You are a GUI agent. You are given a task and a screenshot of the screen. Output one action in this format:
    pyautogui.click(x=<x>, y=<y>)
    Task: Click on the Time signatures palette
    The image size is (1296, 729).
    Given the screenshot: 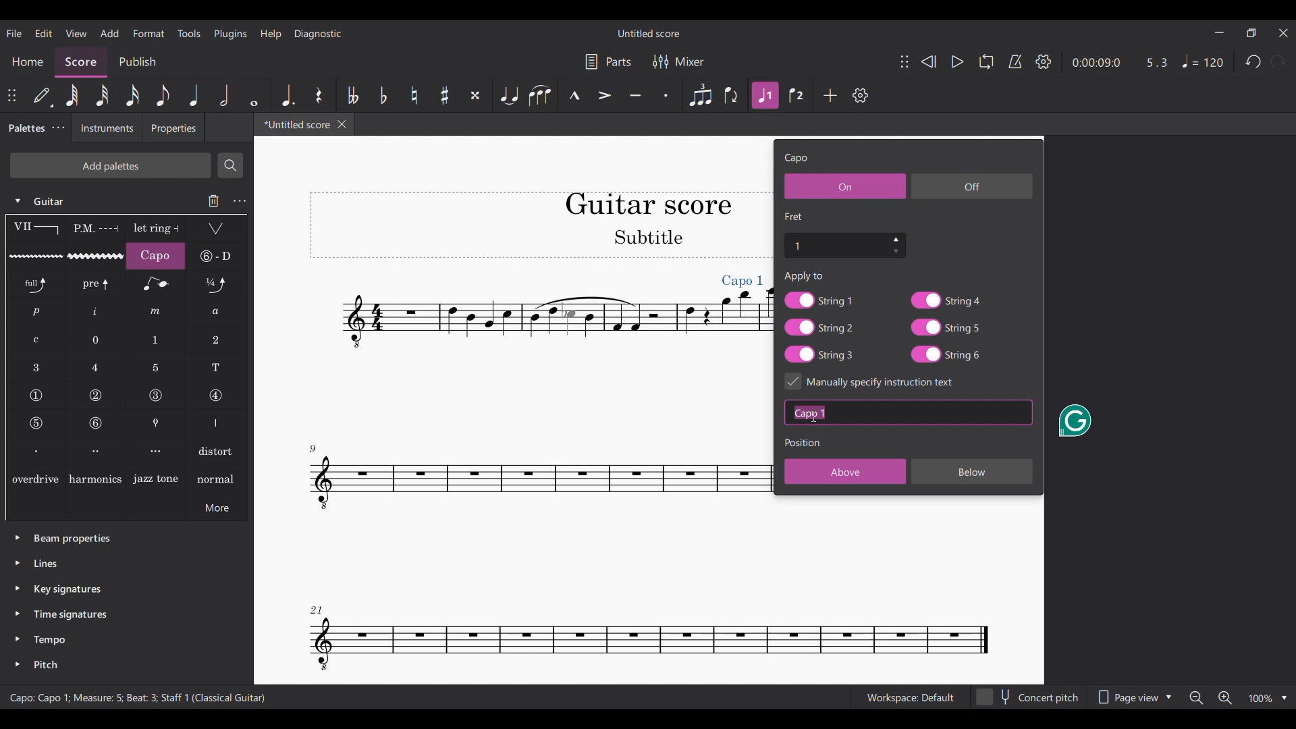 What is the action you would take?
    pyautogui.click(x=70, y=614)
    